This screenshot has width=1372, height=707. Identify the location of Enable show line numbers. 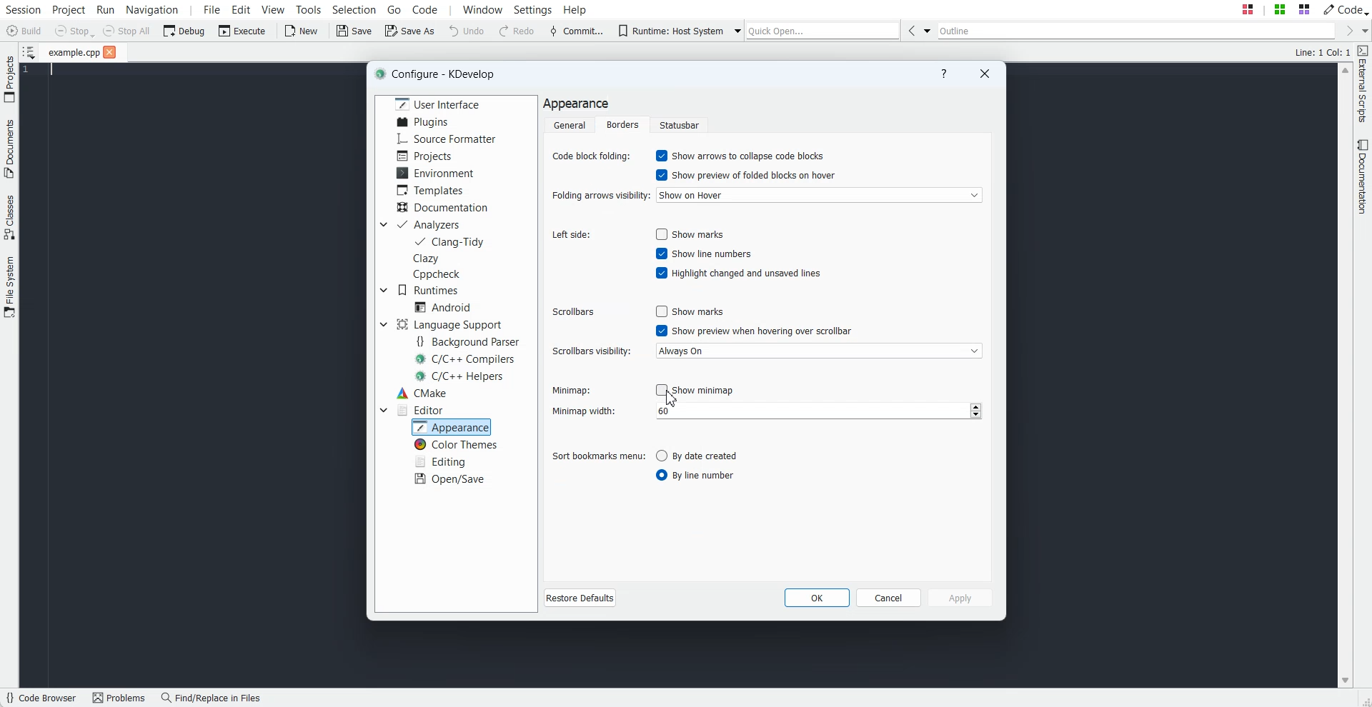
(703, 253).